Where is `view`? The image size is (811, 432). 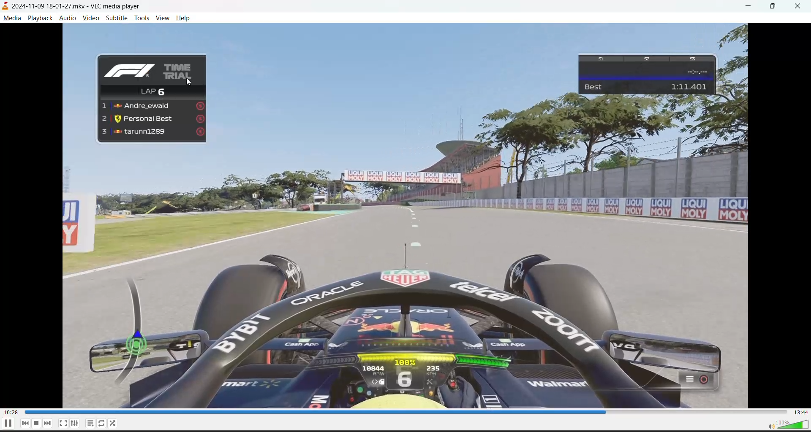 view is located at coordinates (162, 19).